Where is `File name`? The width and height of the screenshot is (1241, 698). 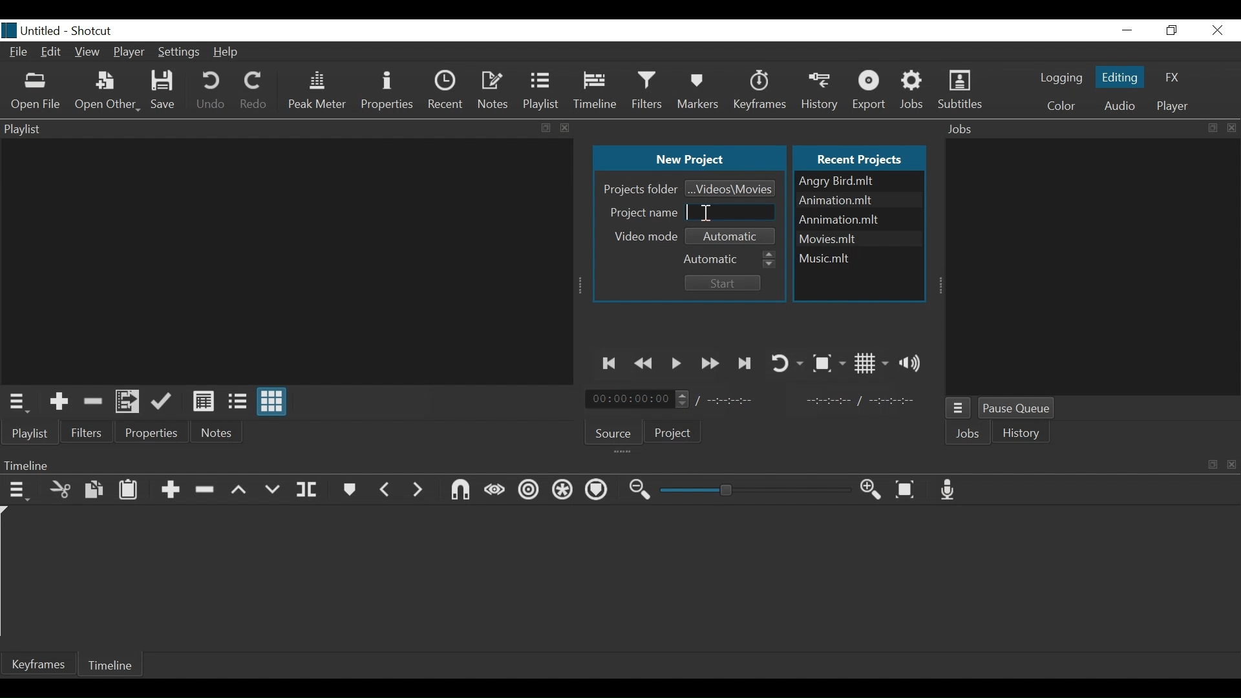 File name is located at coordinates (32, 30).